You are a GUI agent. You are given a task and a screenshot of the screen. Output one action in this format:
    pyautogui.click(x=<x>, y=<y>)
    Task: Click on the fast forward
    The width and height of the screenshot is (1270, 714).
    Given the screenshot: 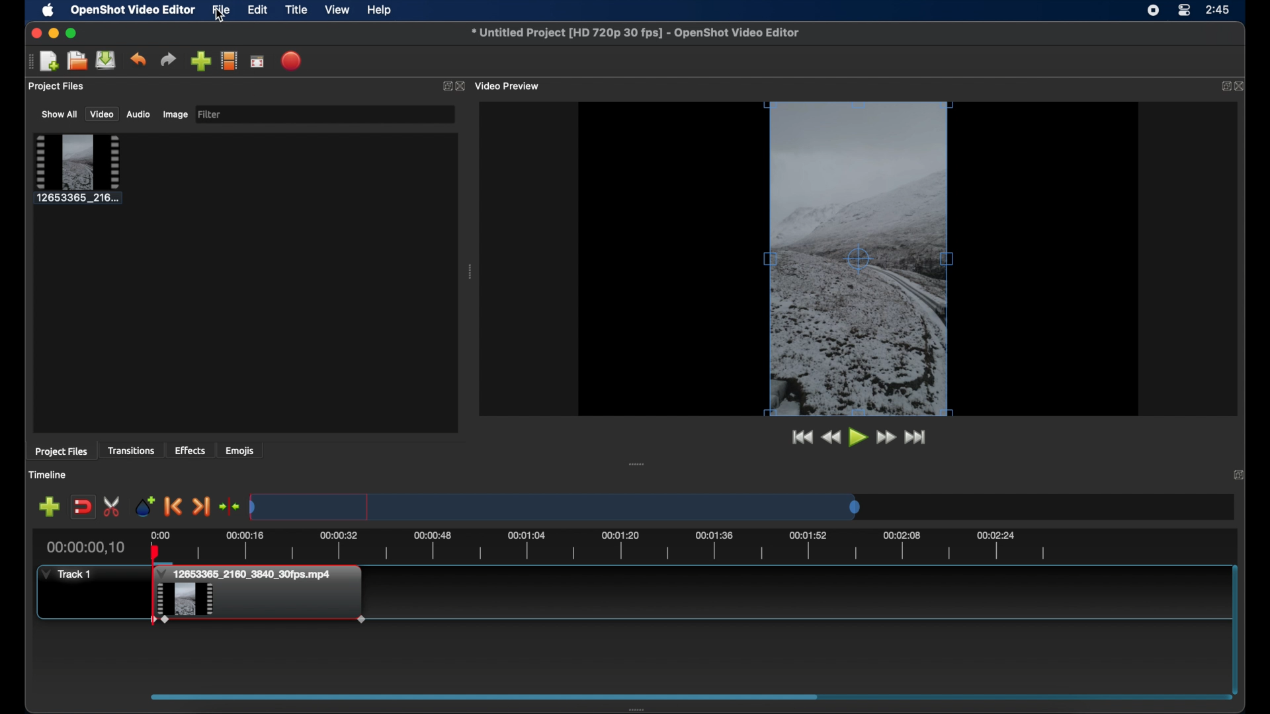 What is the action you would take?
    pyautogui.click(x=886, y=437)
    